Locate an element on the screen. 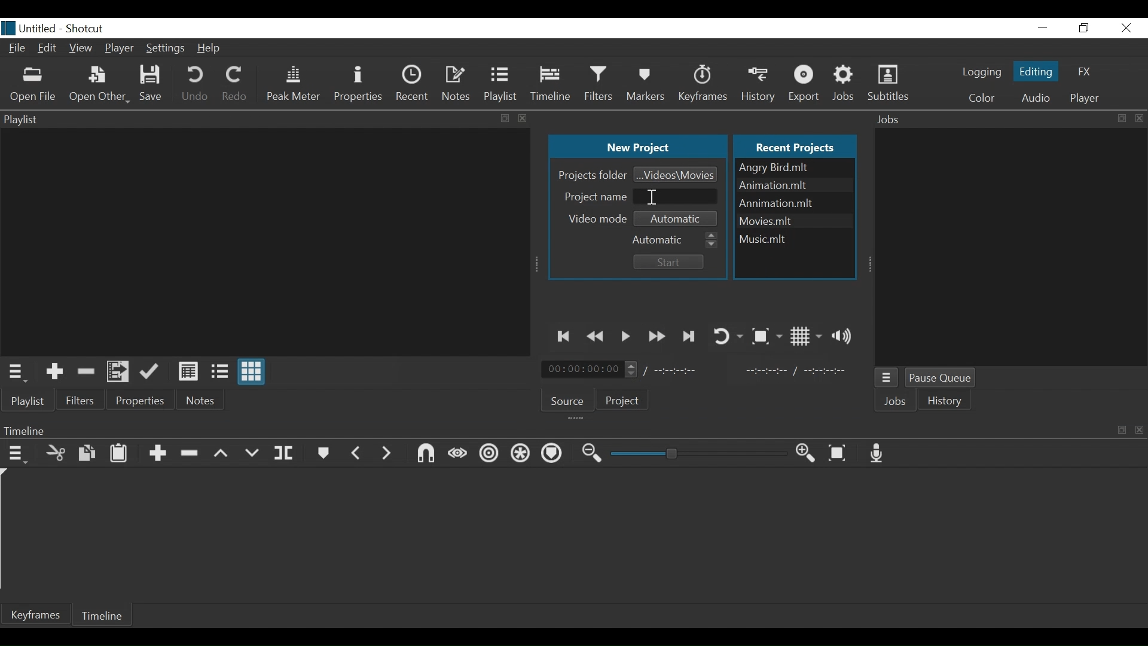  Jobs Panel is located at coordinates (1012, 248).